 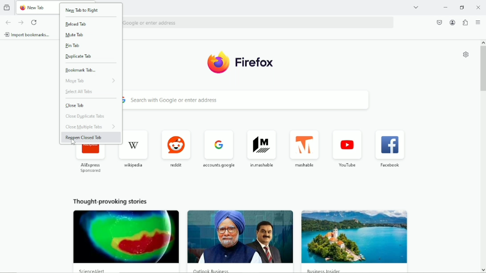 What do you see at coordinates (176, 146) in the screenshot?
I see `reddit` at bounding box center [176, 146].